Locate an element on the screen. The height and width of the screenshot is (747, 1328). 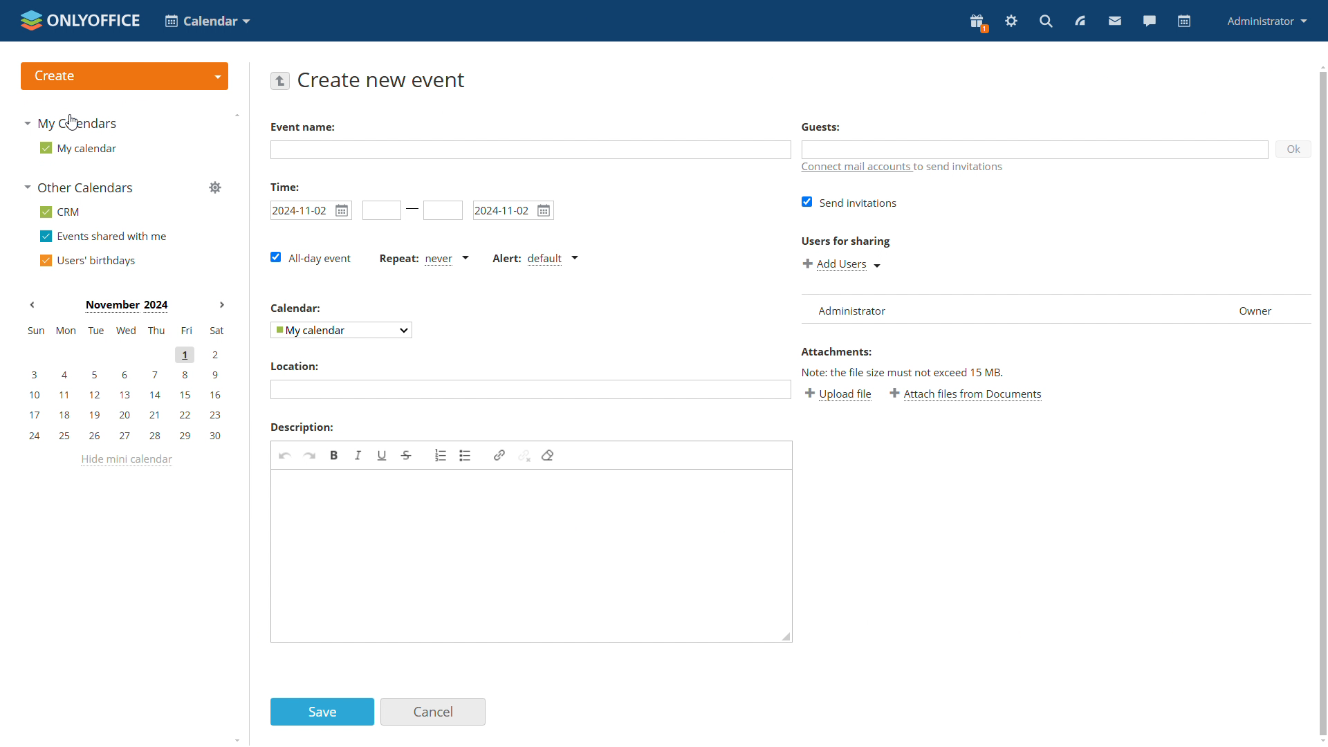
Users for sharing is located at coordinates (844, 239).